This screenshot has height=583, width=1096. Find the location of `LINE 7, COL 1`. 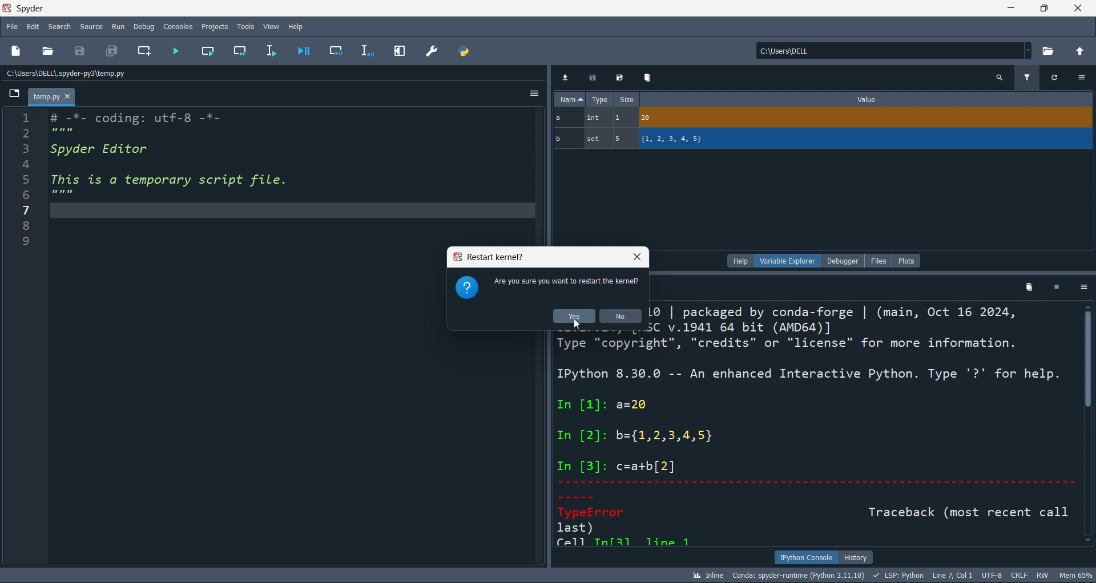

LINE 7, COL 1 is located at coordinates (955, 574).